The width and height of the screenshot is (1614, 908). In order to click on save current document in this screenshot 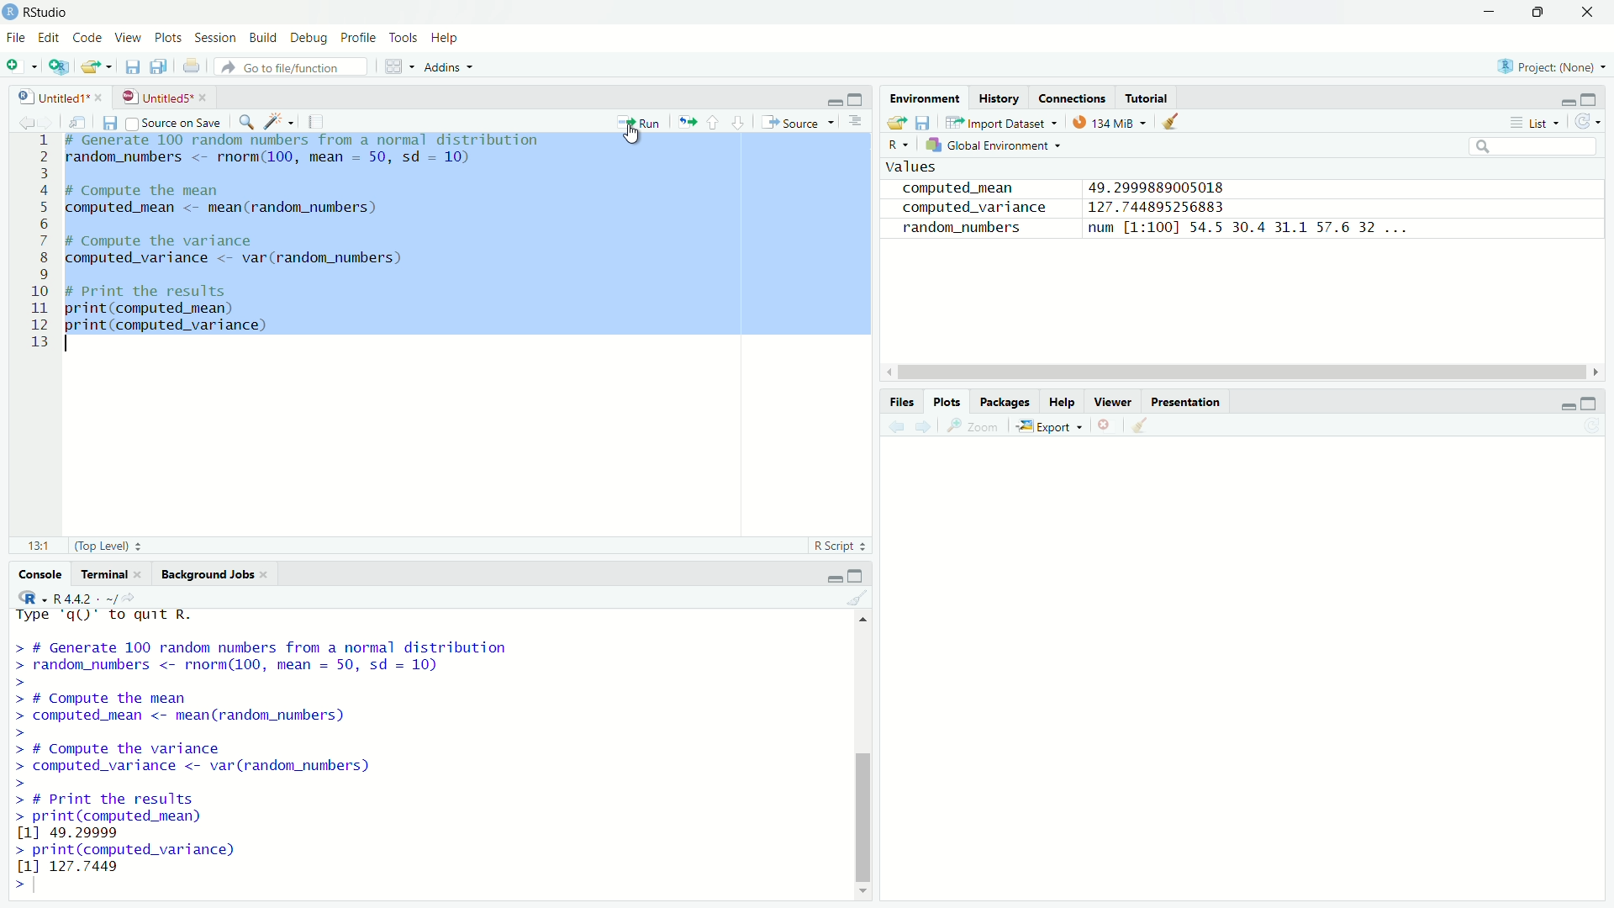, I will do `click(109, 122)`.